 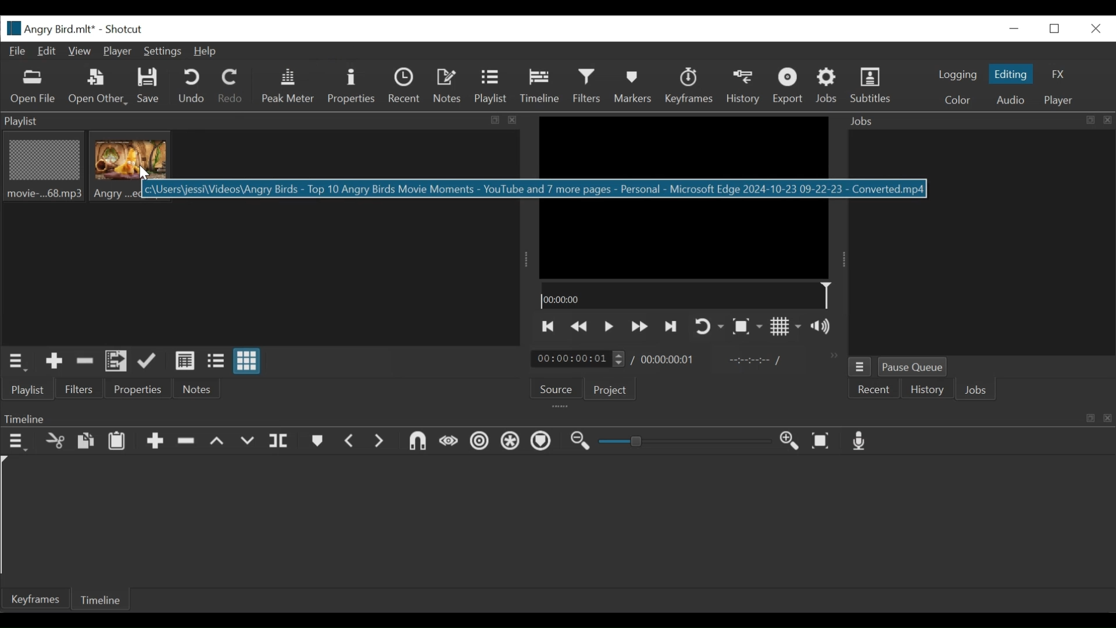 What do you see at coordinates (954, 75) in the screenshot?
I see `logging` at bounding box center [954, 75].